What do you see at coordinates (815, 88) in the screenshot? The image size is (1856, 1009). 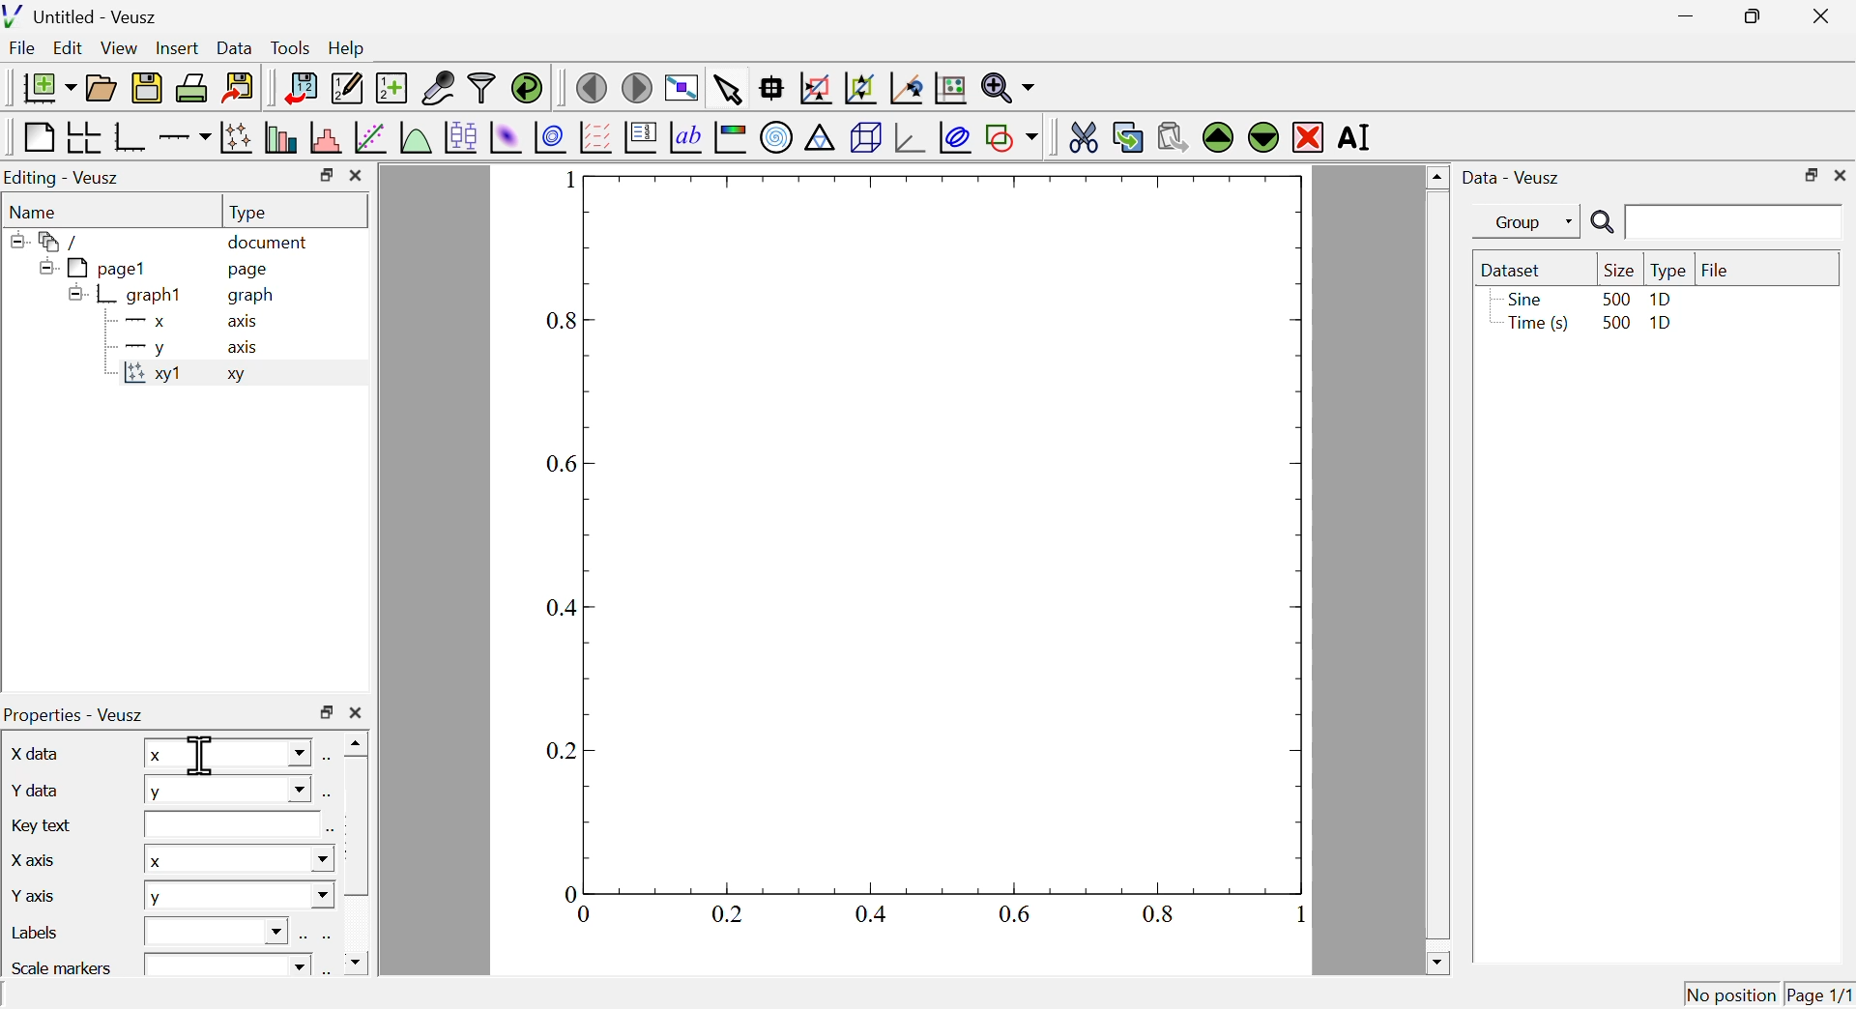 I see `draw a rectangle to zoom graph axes` at bounding box center [815, 88].